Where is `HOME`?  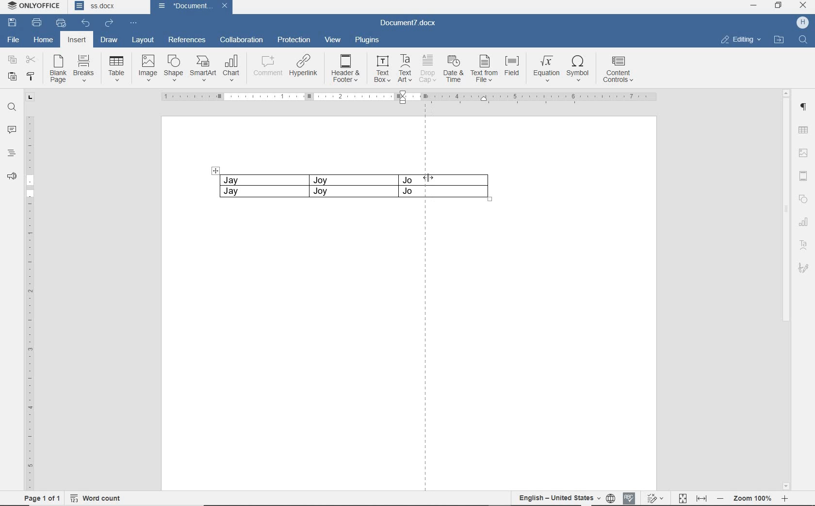
HOME is located at coordinates (44, 39).